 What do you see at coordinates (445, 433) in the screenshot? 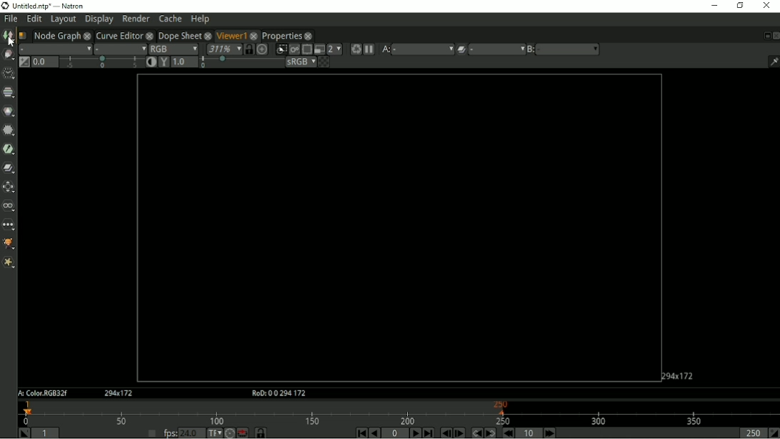
I see `Previous frame` at bounding box center [445, 433].